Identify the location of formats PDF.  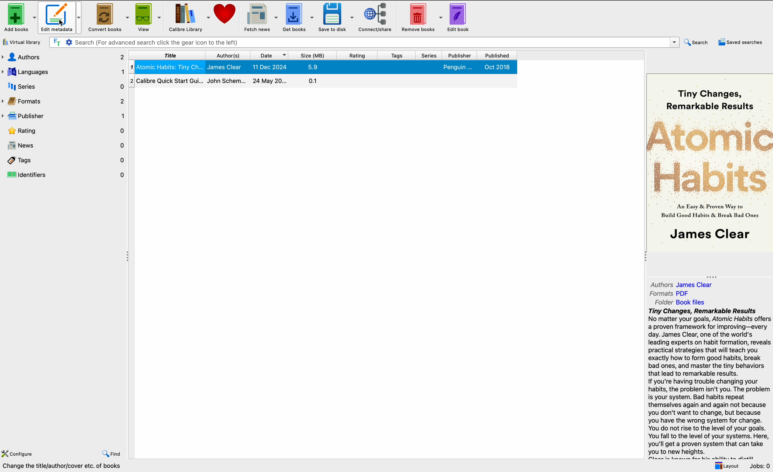
(669, 294).